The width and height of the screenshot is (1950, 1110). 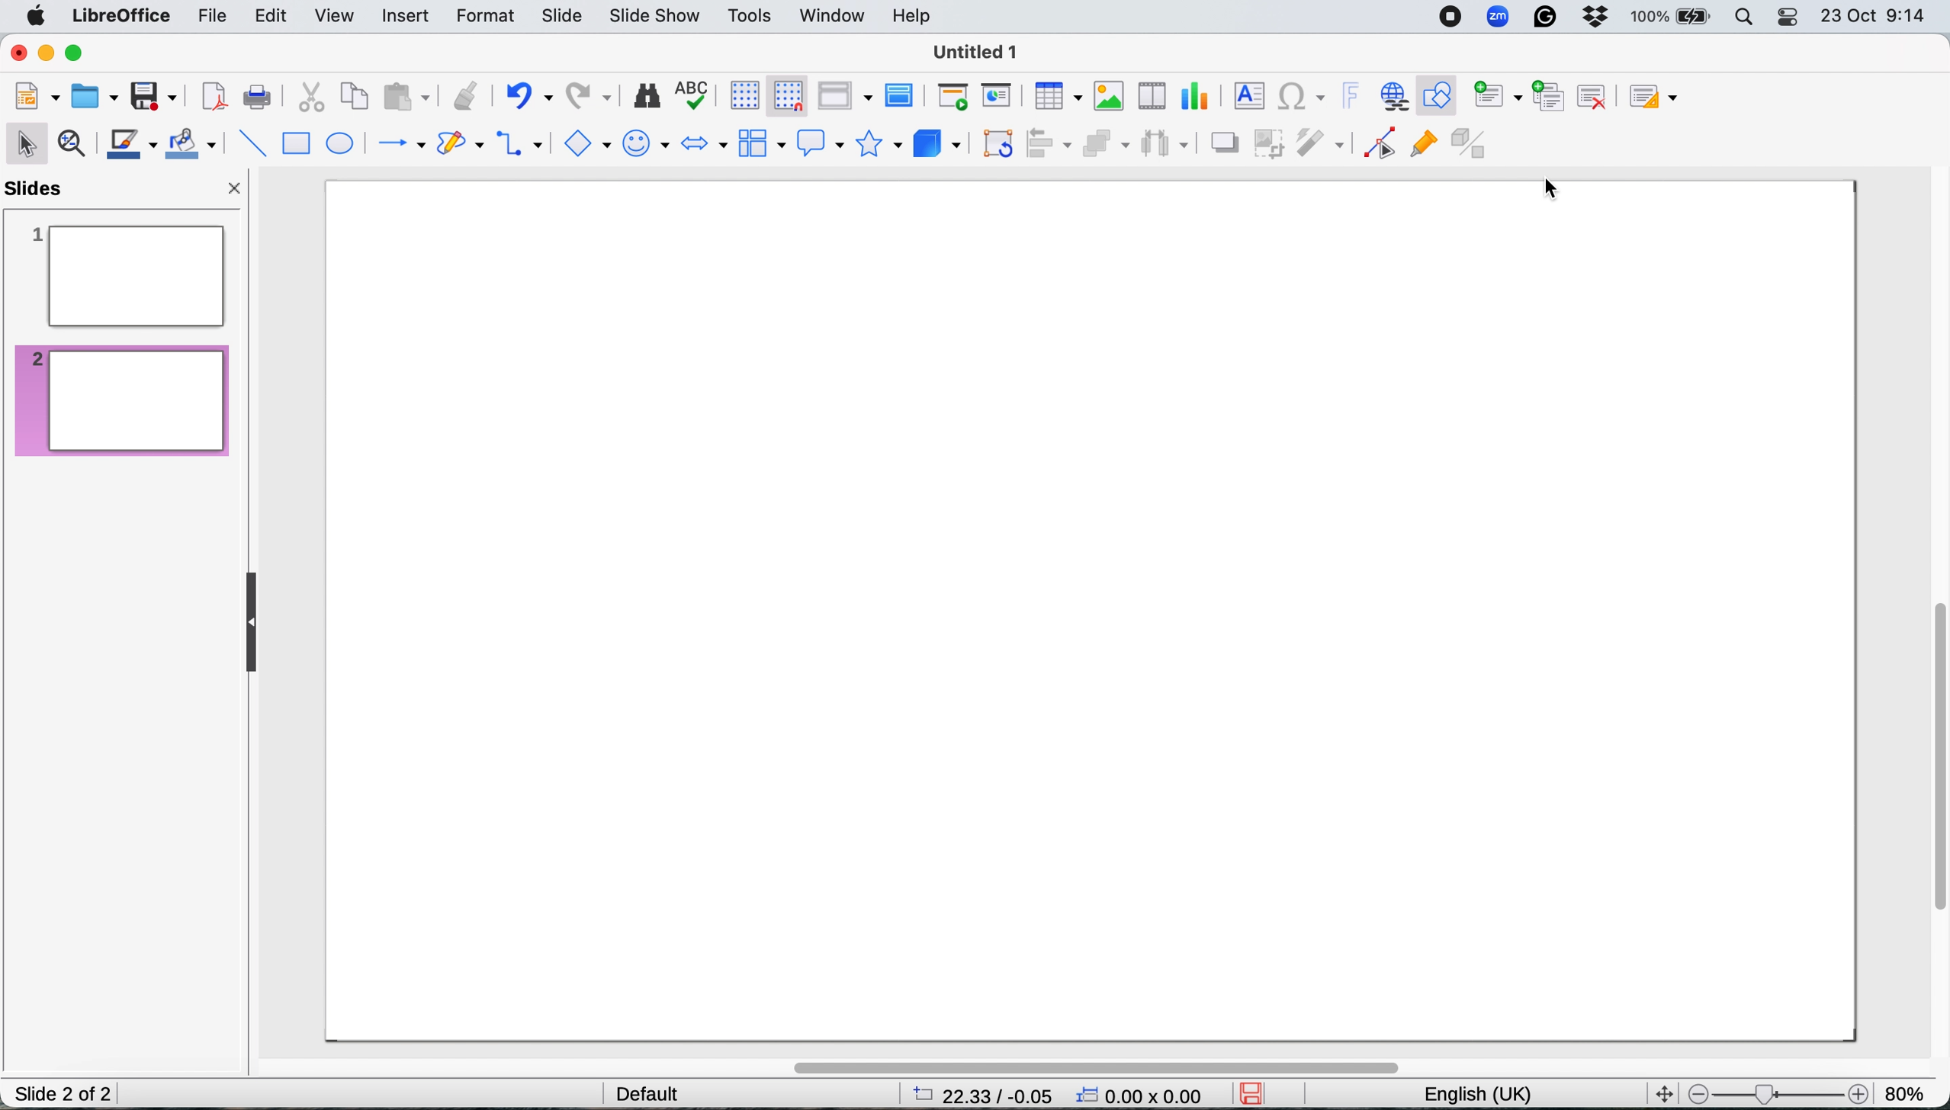 What do you see at coordinates (299, 144) in the screenshot?
I see `rectangle` at bounding box center [299, 144].